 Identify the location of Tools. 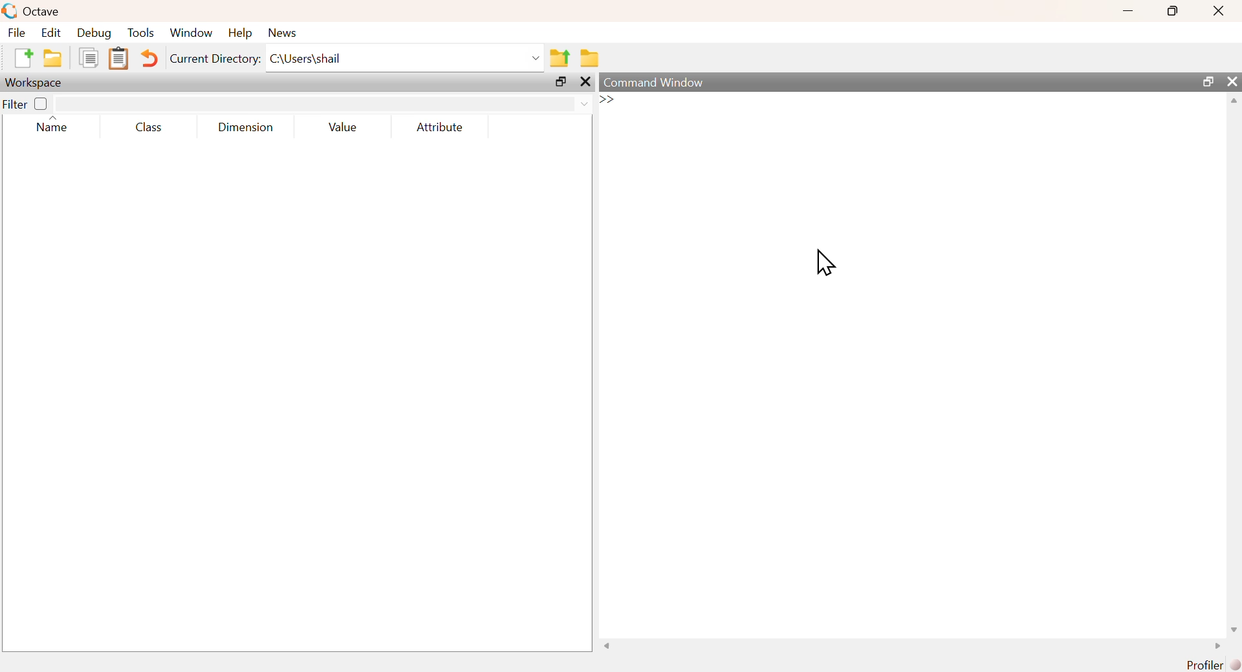
(142, 32).